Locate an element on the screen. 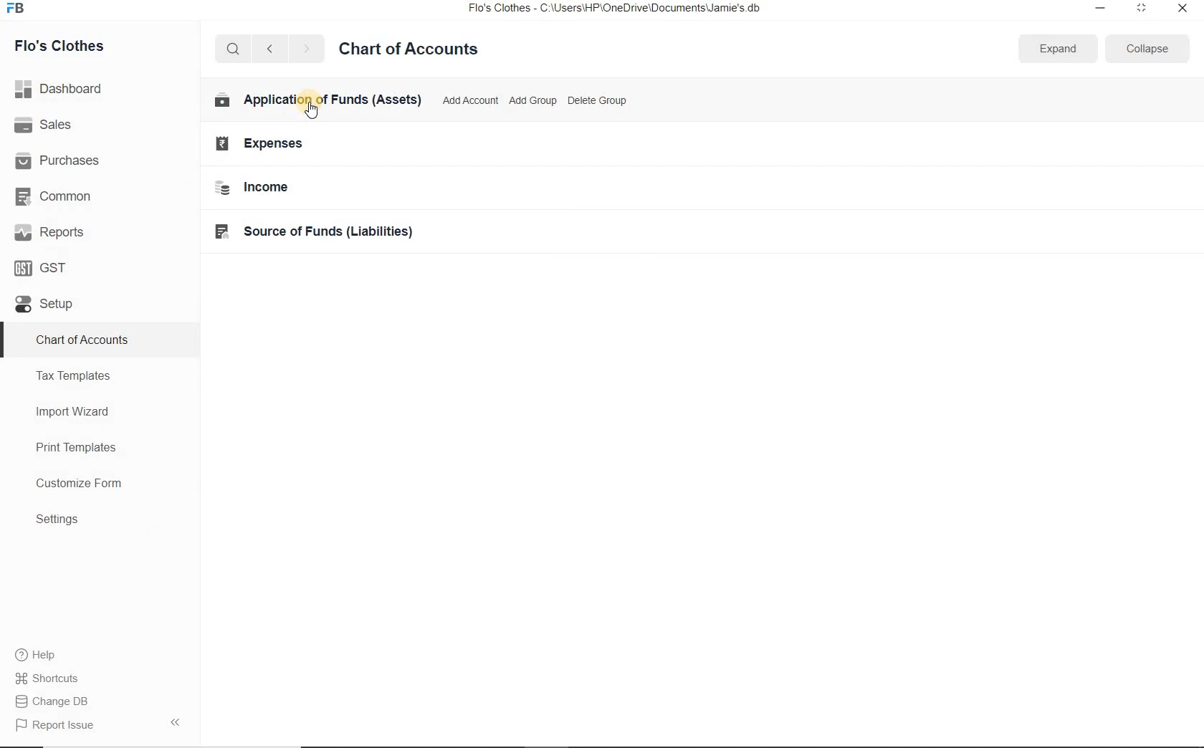  Import Wizard is located at coordinates (90, 413).